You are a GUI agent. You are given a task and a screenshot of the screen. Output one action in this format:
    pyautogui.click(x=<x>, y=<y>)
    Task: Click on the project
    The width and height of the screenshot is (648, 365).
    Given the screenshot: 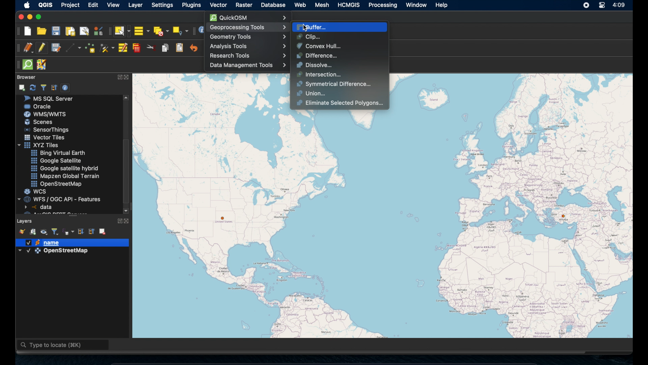 What is the action you would take?
    pyautogui.click(x=72, y=5)
    